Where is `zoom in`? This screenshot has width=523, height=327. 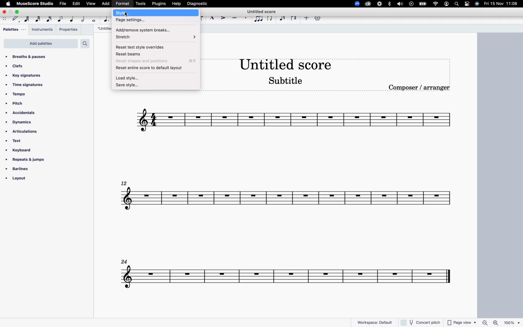 zoom in is located at coordinates (497, 322).